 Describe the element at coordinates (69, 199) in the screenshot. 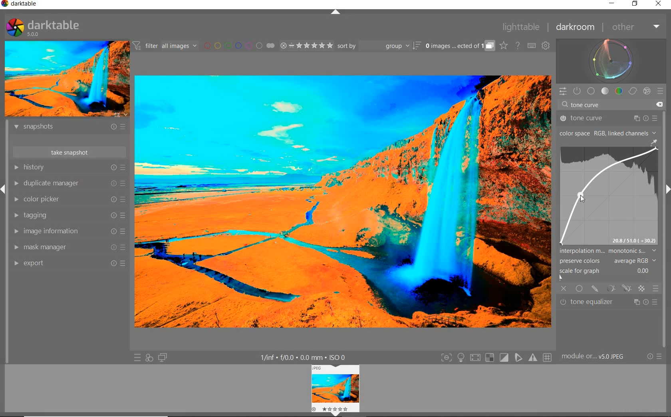

I see `color picker` at that location.